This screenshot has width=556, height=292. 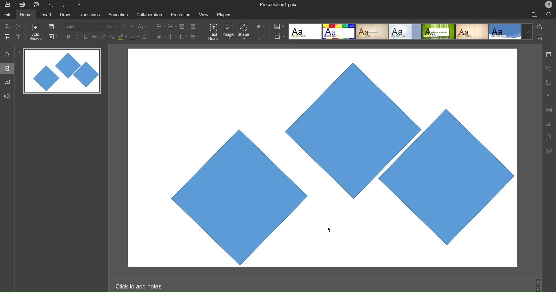 I want to click on Increase Indent, so click(x=193, y=26).